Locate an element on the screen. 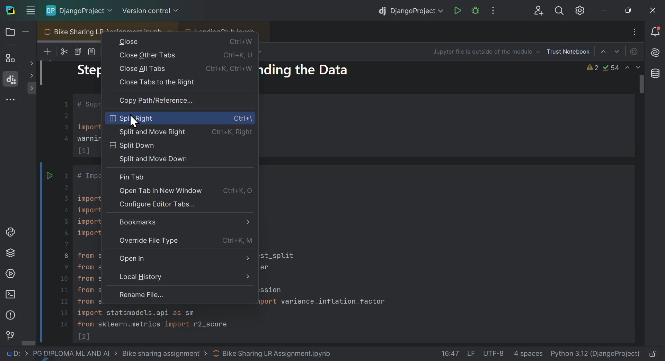 The image size is (665, 361). Warnings and issues is located at coordinates (606, 68).